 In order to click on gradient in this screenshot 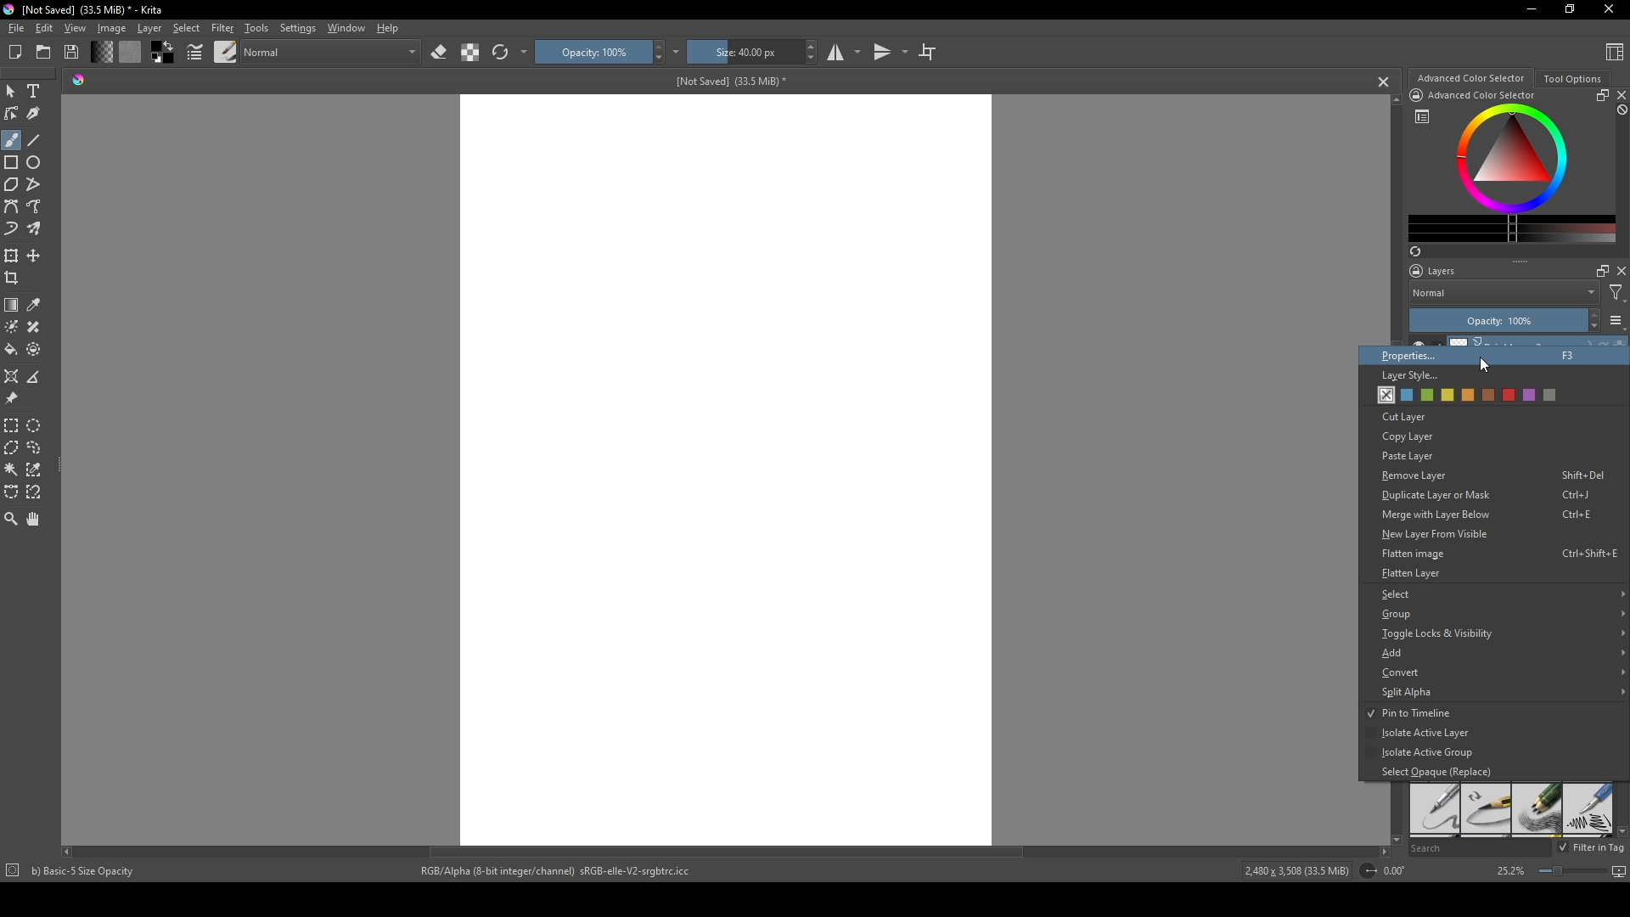, I will do `click(12, 305)`.